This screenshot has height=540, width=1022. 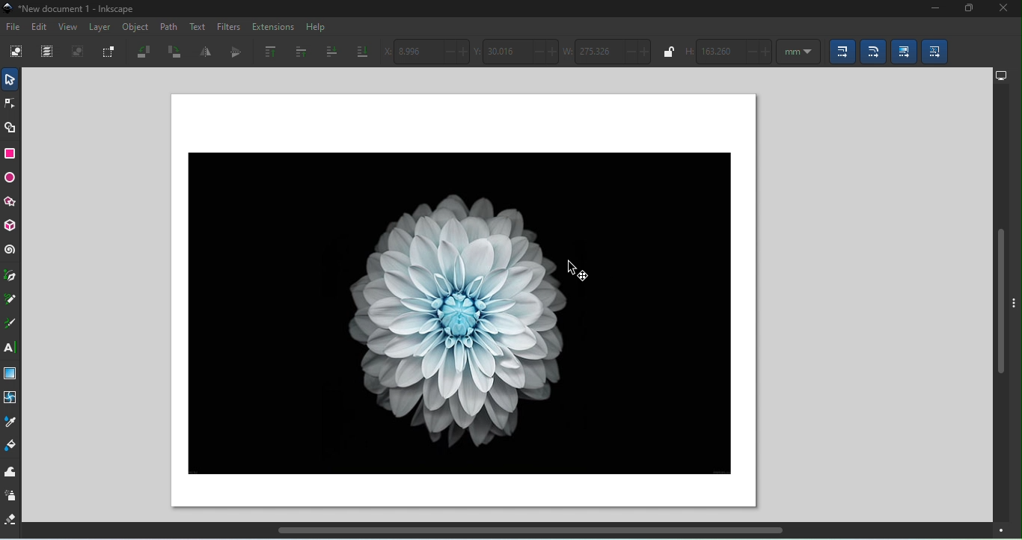 What do you see at coordinates (70, 9) in the screenshot?
I see `File name` at bounding box center [70, 9].